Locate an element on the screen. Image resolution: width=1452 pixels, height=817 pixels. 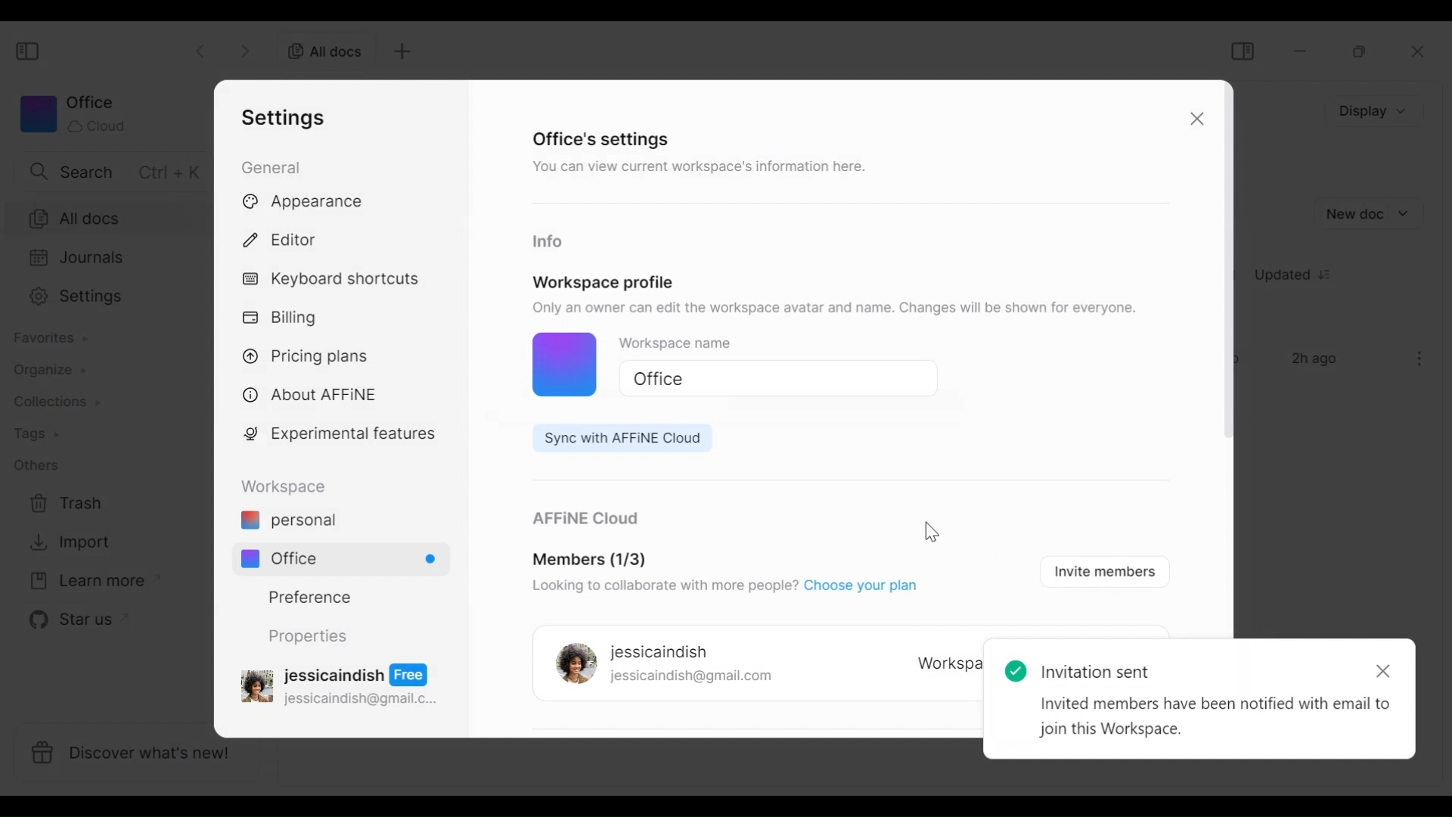
Go back is located at coordinates (203, 49).